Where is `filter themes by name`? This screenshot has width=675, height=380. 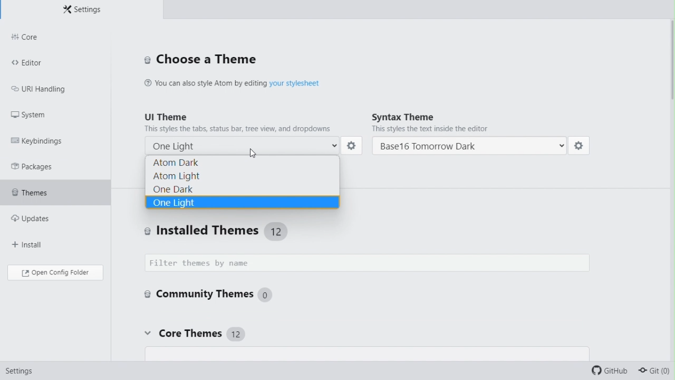 filter themes by name is located at coordinates (371, 263).